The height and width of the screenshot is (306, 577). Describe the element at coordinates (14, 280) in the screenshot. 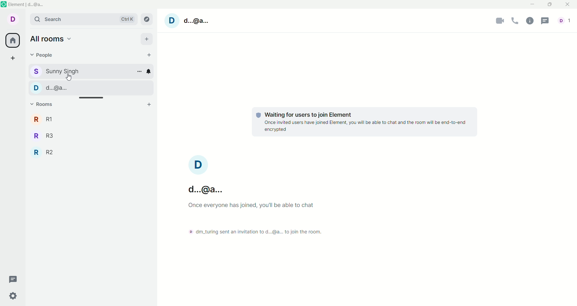

I see `threads` at that location.